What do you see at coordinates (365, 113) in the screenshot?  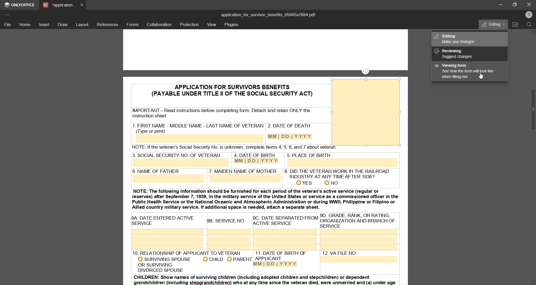 I see `profile picture space` at bounding box center [365, 113].